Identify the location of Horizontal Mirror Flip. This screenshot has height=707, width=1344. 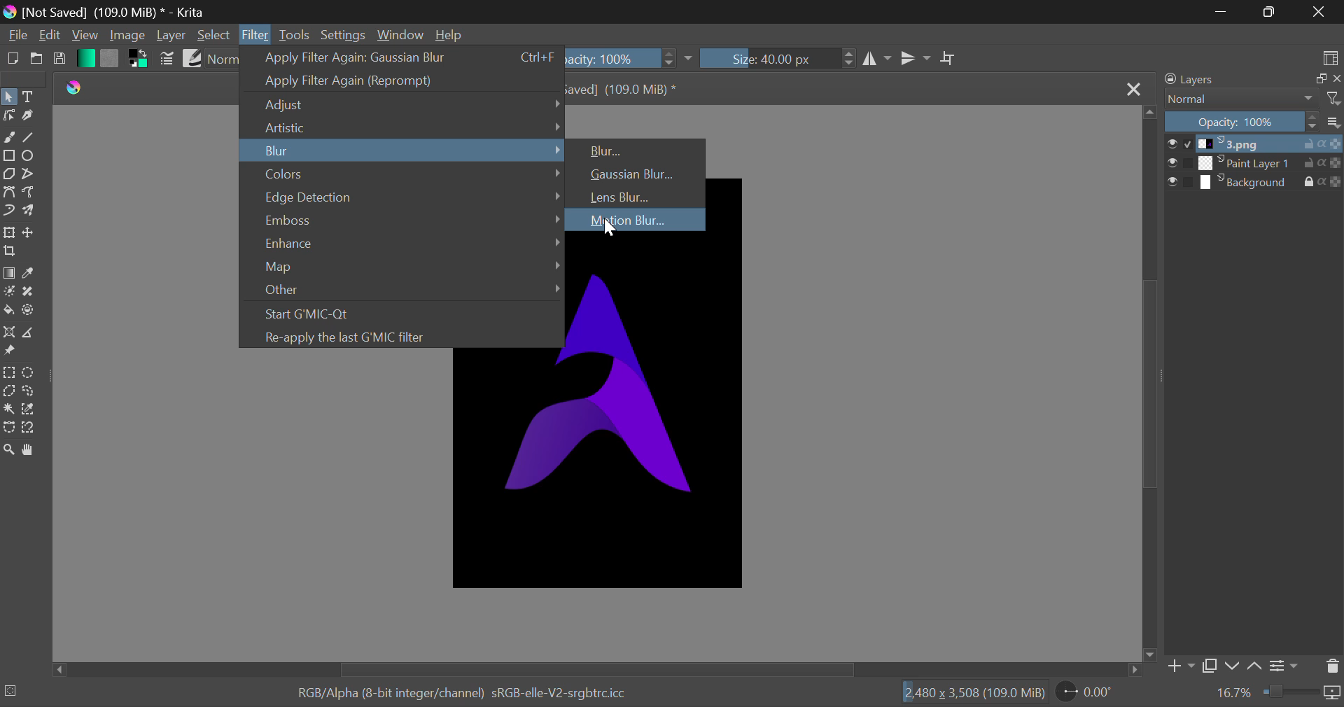
(915, 57).